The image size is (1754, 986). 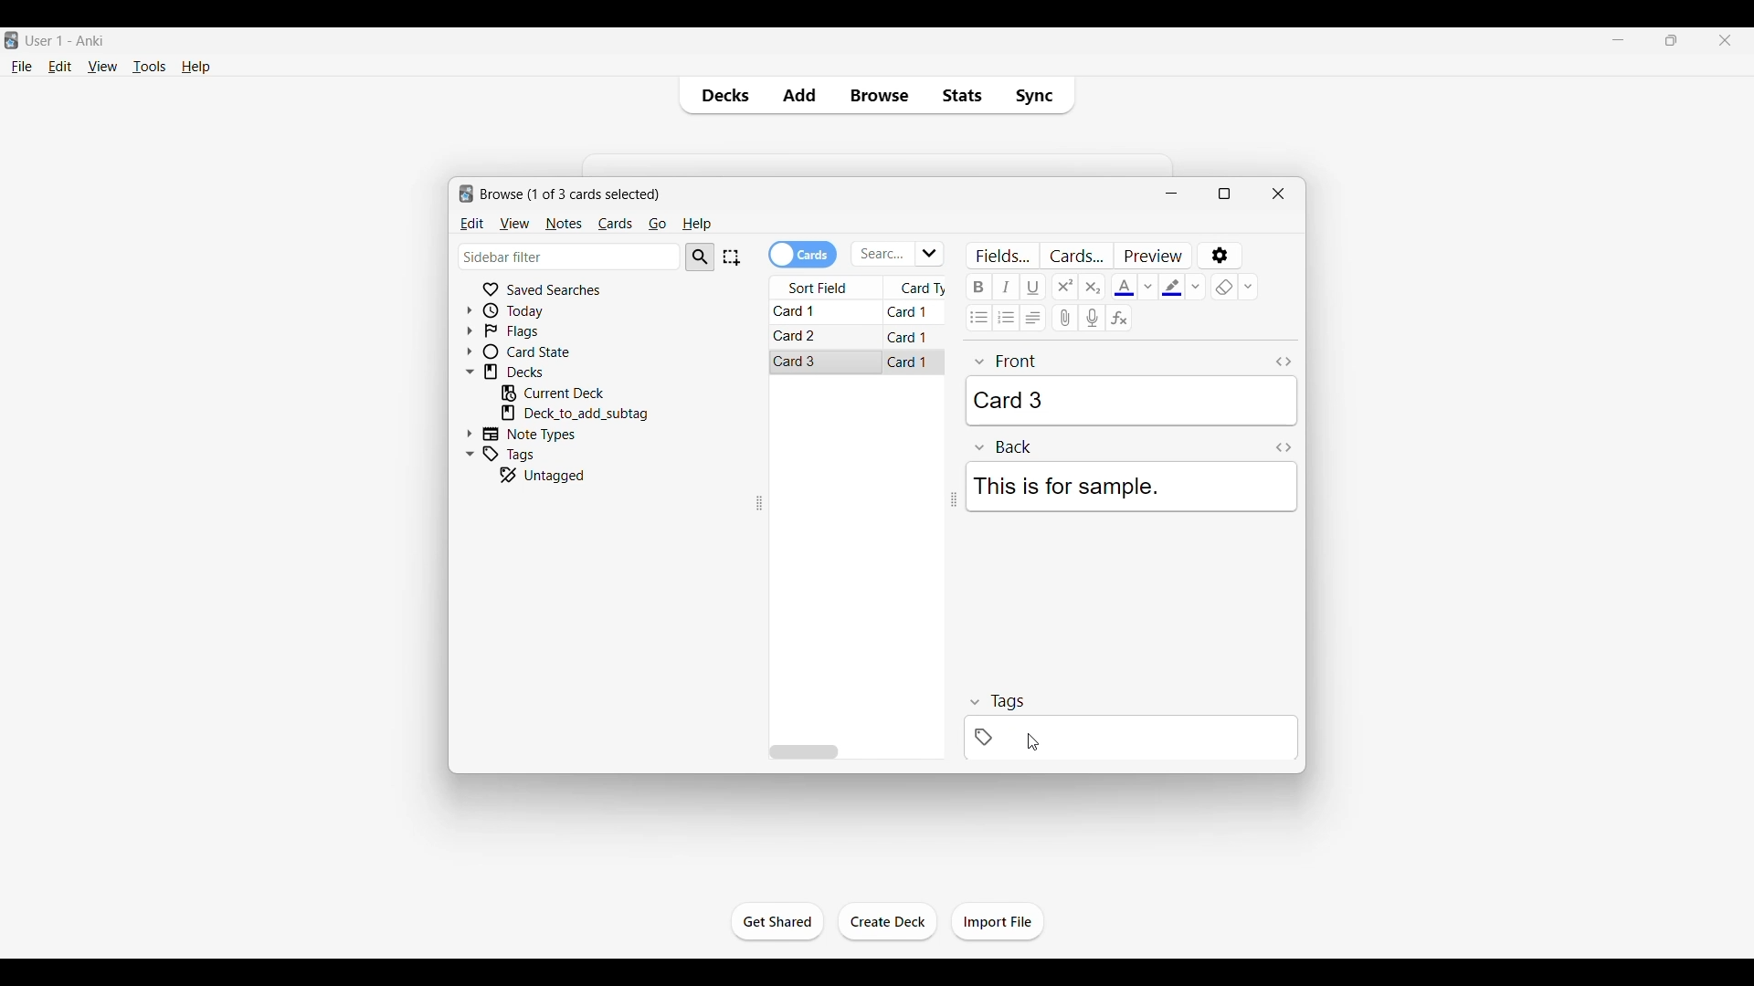 I want to click on Stats, so click(x=960, y=95).